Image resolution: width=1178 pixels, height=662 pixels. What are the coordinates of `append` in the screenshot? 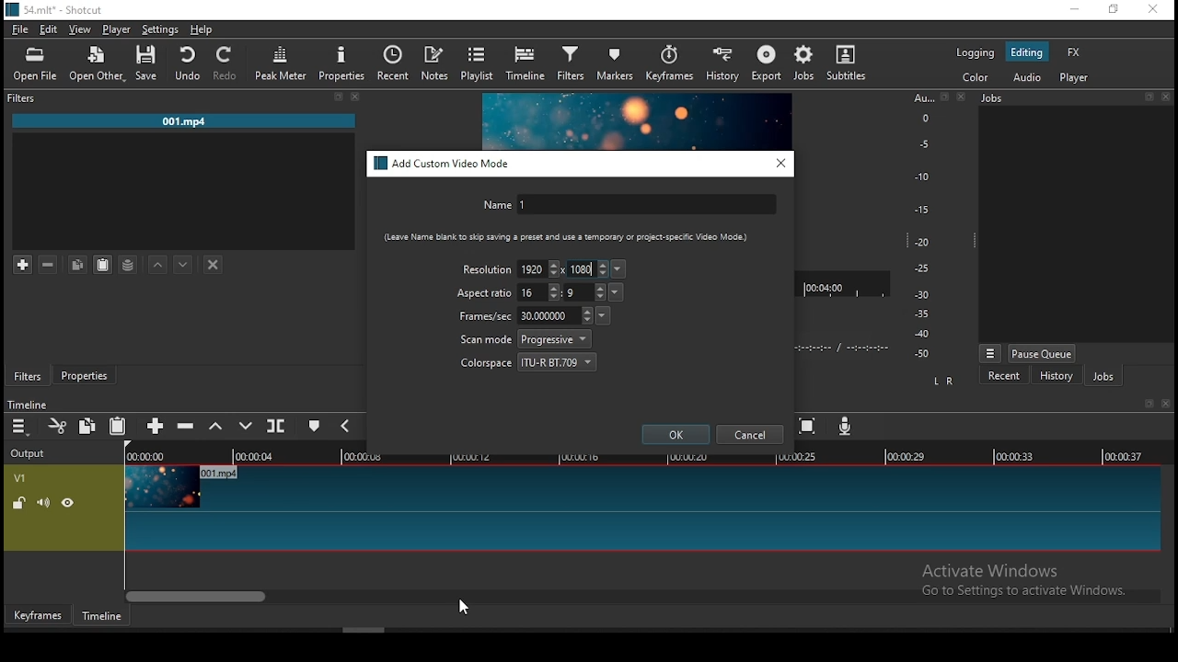 It's located at (156, 428).